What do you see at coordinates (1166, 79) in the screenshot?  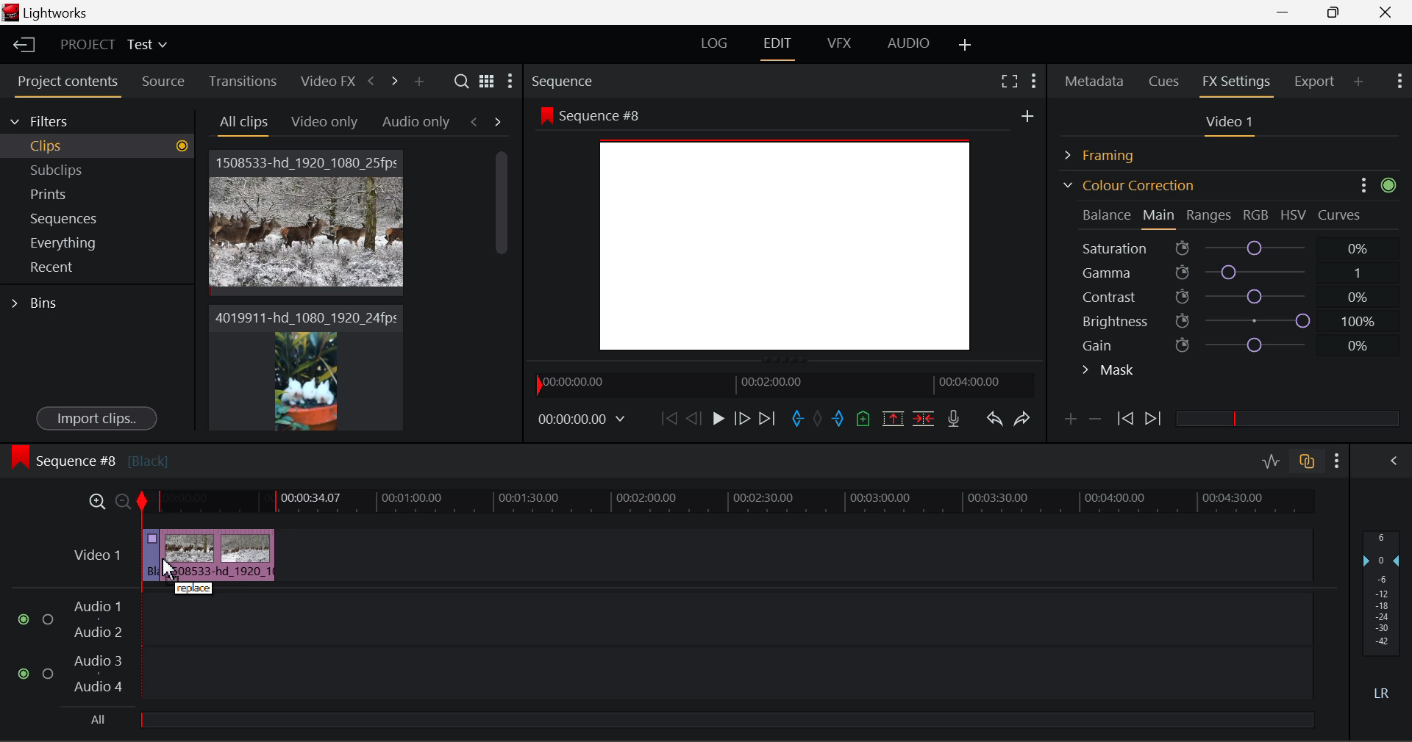 I see `Cues Panel` at bounding box center [1166, 79].